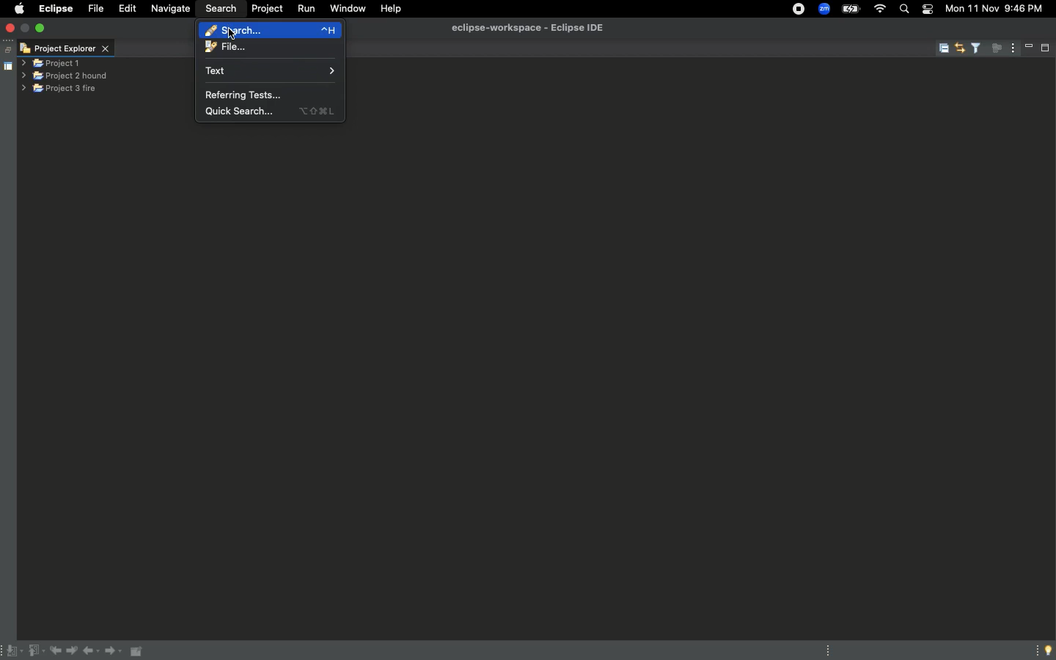 This screenshot has width=1056, height=660. I want to click on eclipse-workspce - Eclipse IDE, so click(539, 29).